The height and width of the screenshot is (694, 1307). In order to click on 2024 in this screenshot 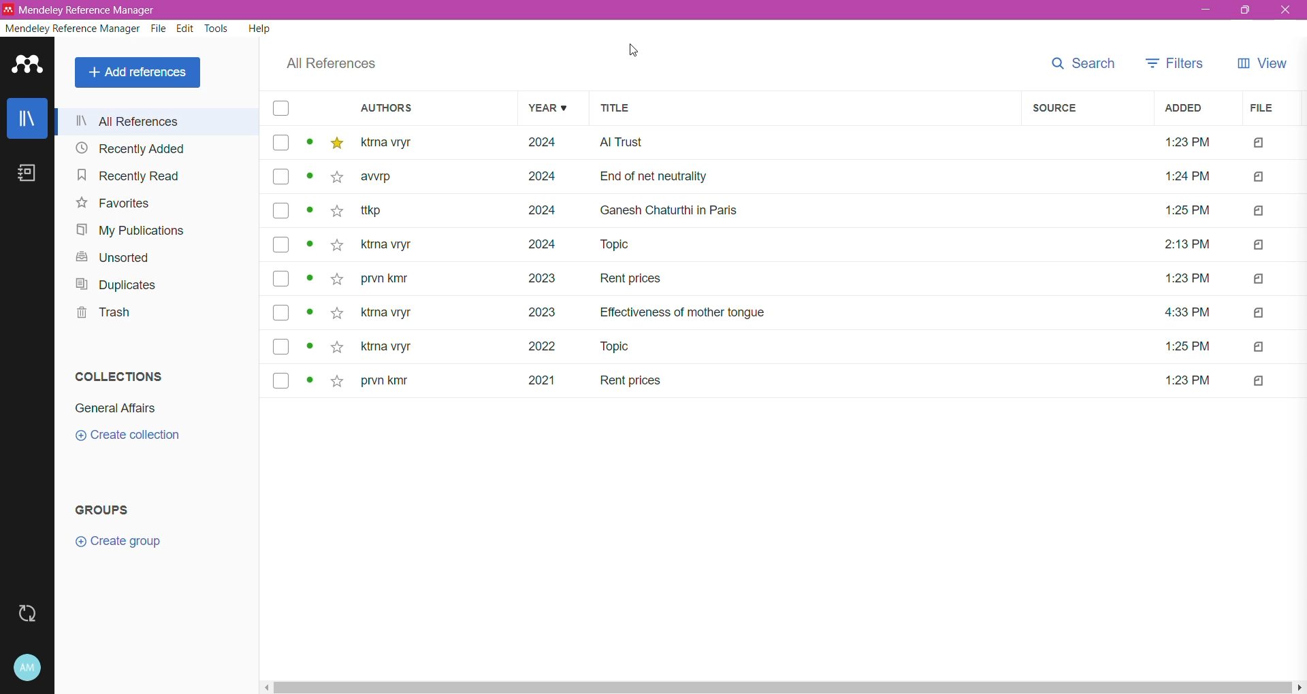, I will do `click(545, 144)`.